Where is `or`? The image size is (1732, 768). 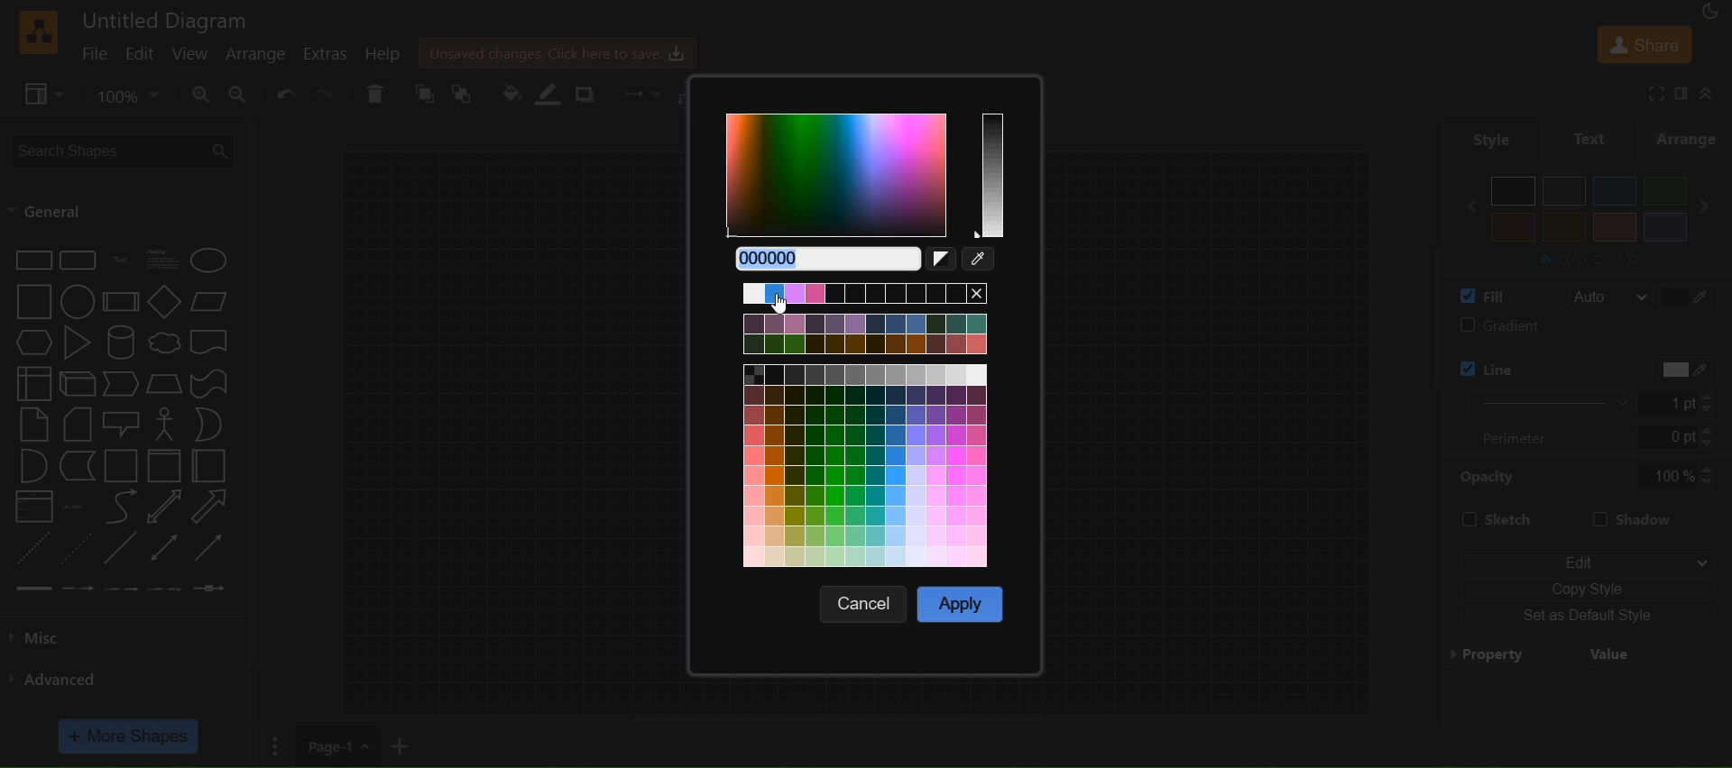
or is located at coordinates (209, 424).